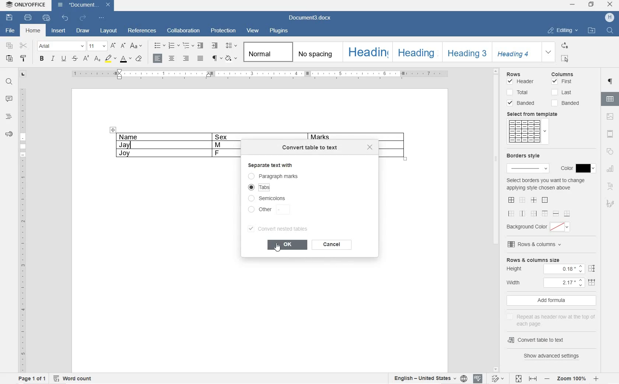 The width and height of the screenshot is (619, 384). I want to click on IMAGE , so click(609, 117).